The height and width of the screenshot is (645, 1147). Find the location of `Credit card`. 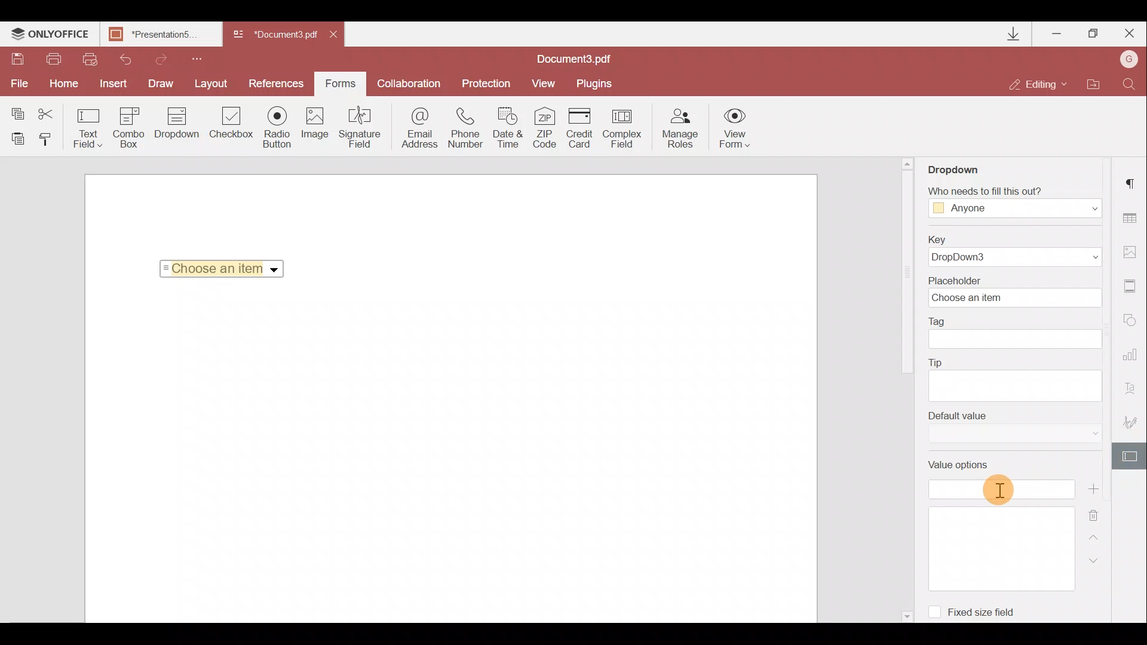

Credit card is located at coordinates (581, 127).